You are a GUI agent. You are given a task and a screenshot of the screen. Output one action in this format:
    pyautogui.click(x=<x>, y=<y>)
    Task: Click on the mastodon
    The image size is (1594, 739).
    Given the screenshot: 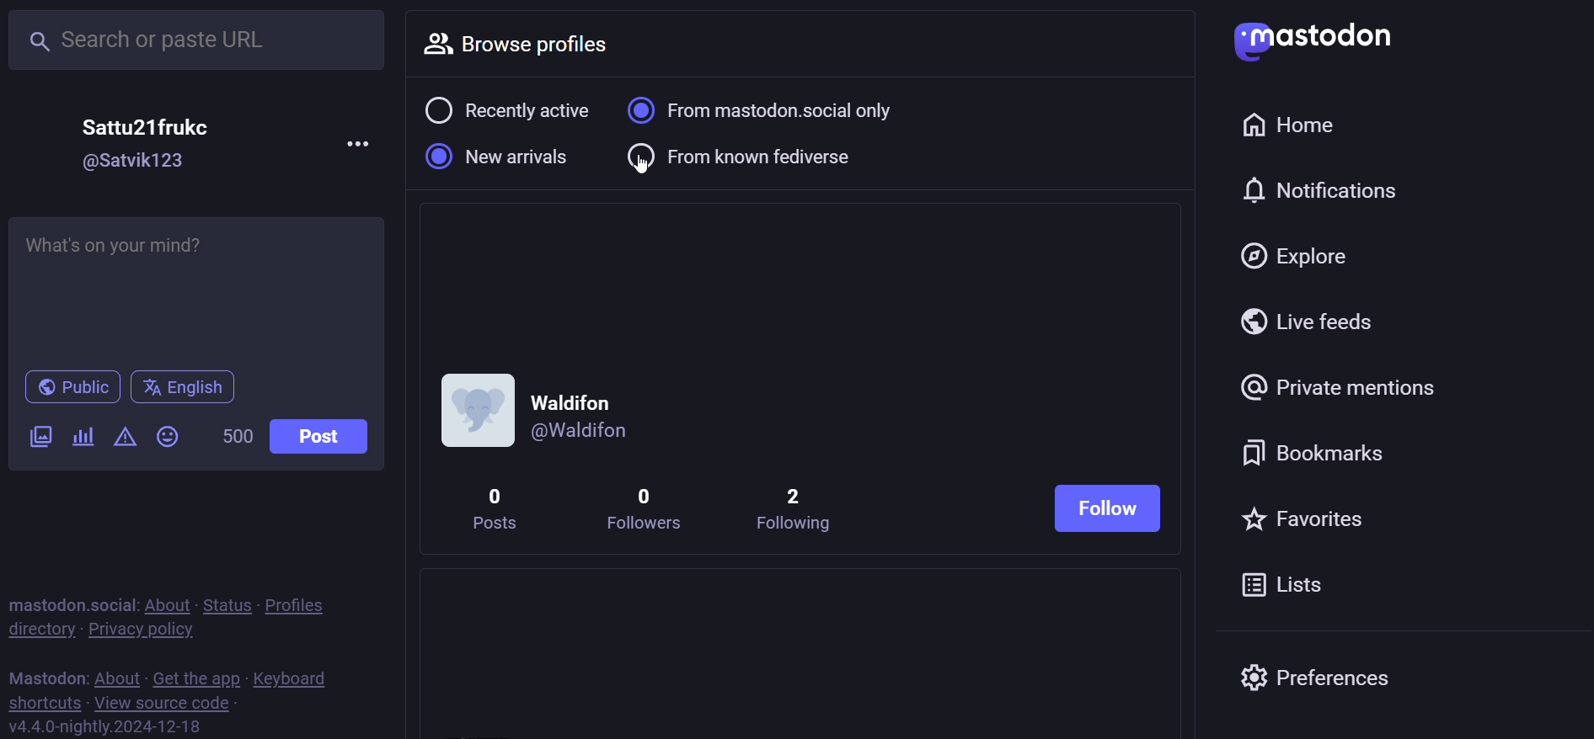 What is the action you would take?
    pyautogui.click(x=45, y=678)
    